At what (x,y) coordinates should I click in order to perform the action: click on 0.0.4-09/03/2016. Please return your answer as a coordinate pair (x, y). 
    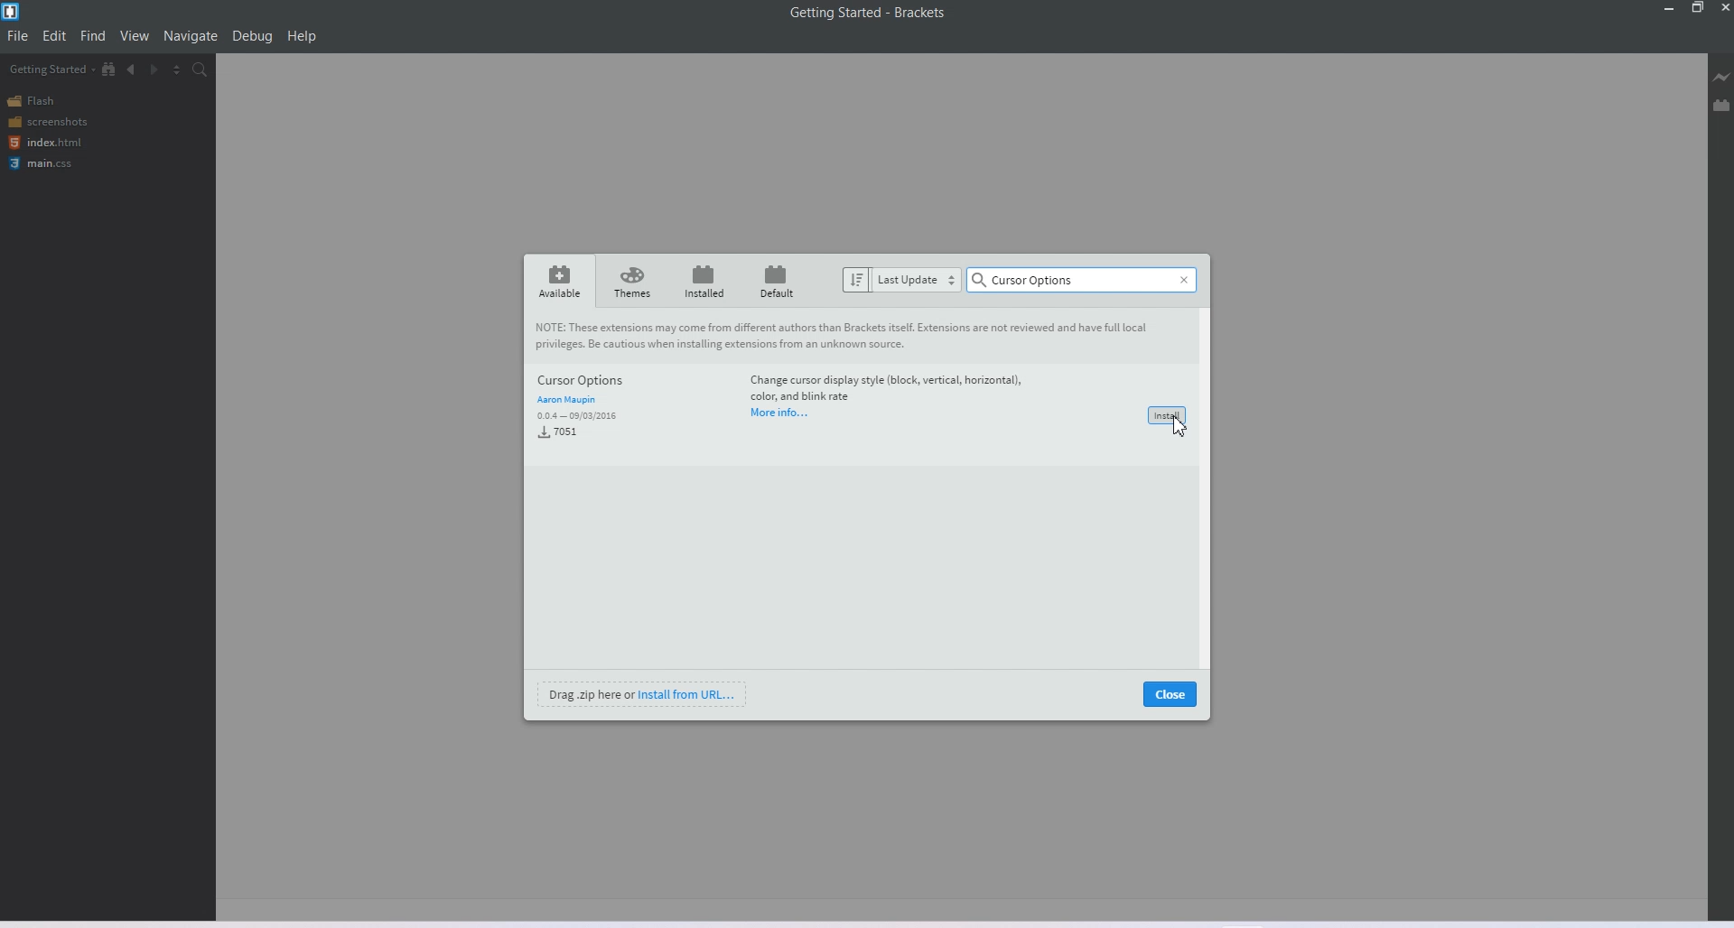
    Looking at the image, I should click on (578, 417).